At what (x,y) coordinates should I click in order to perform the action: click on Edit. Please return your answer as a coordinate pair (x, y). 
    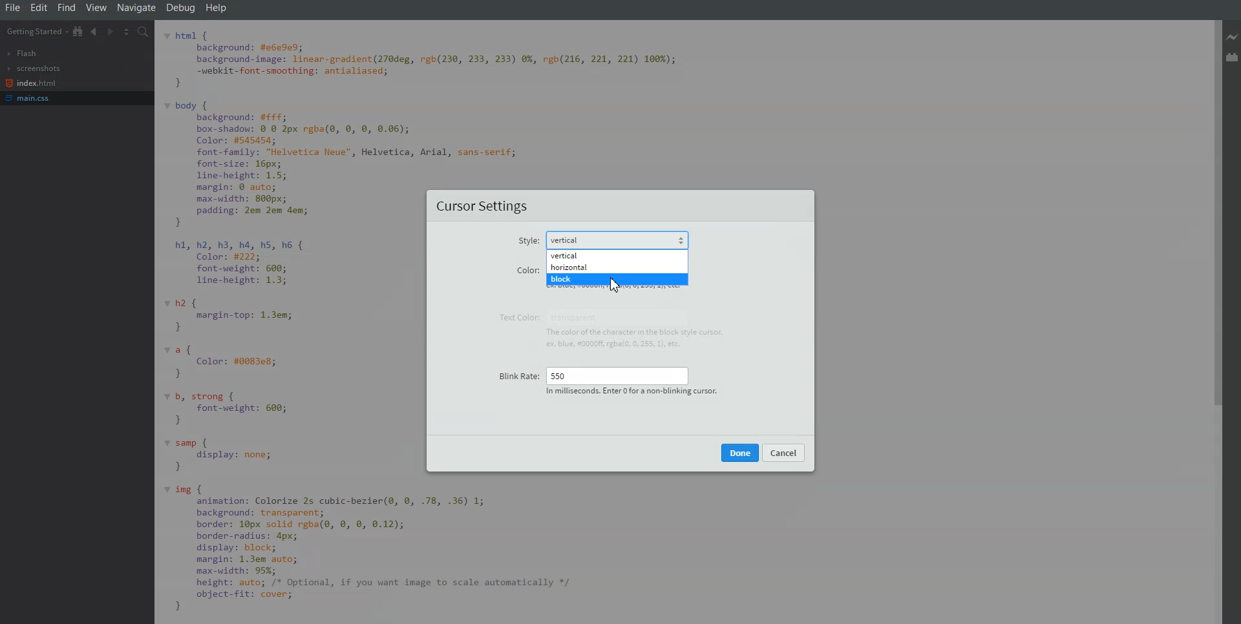
    Looking at the image, I should click on (39, 8).